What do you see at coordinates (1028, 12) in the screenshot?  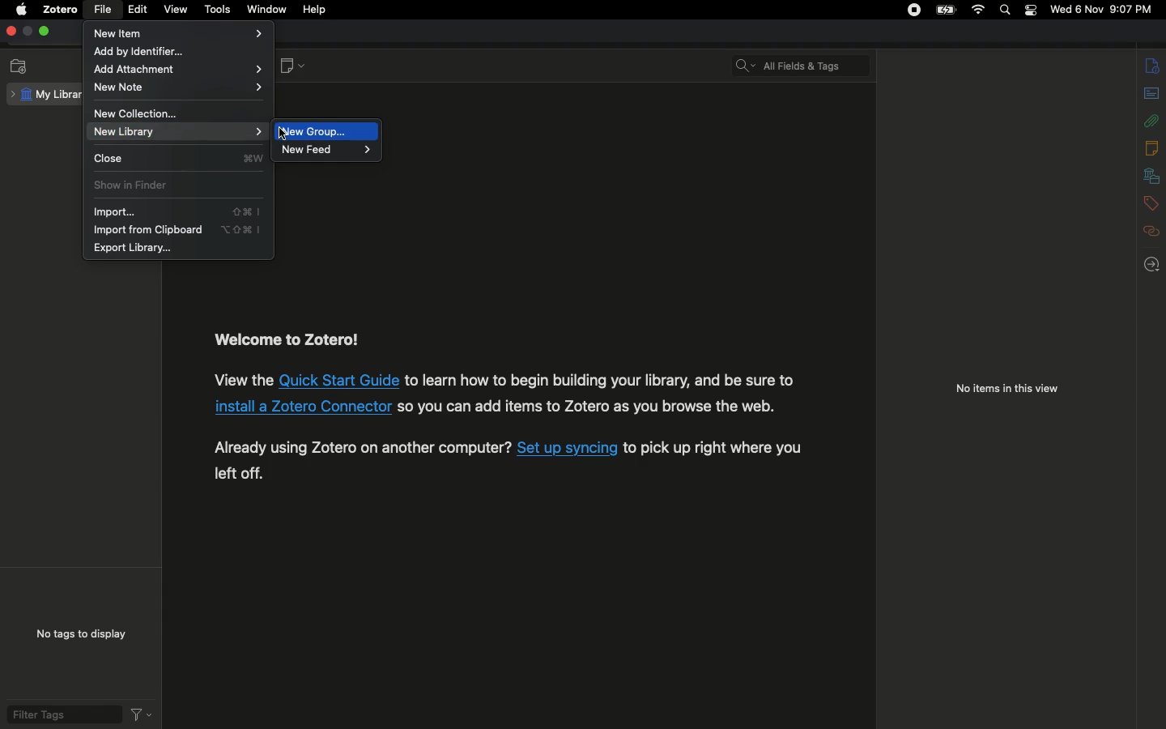 I see `Notification bar` at bounding box center [1028, 12].